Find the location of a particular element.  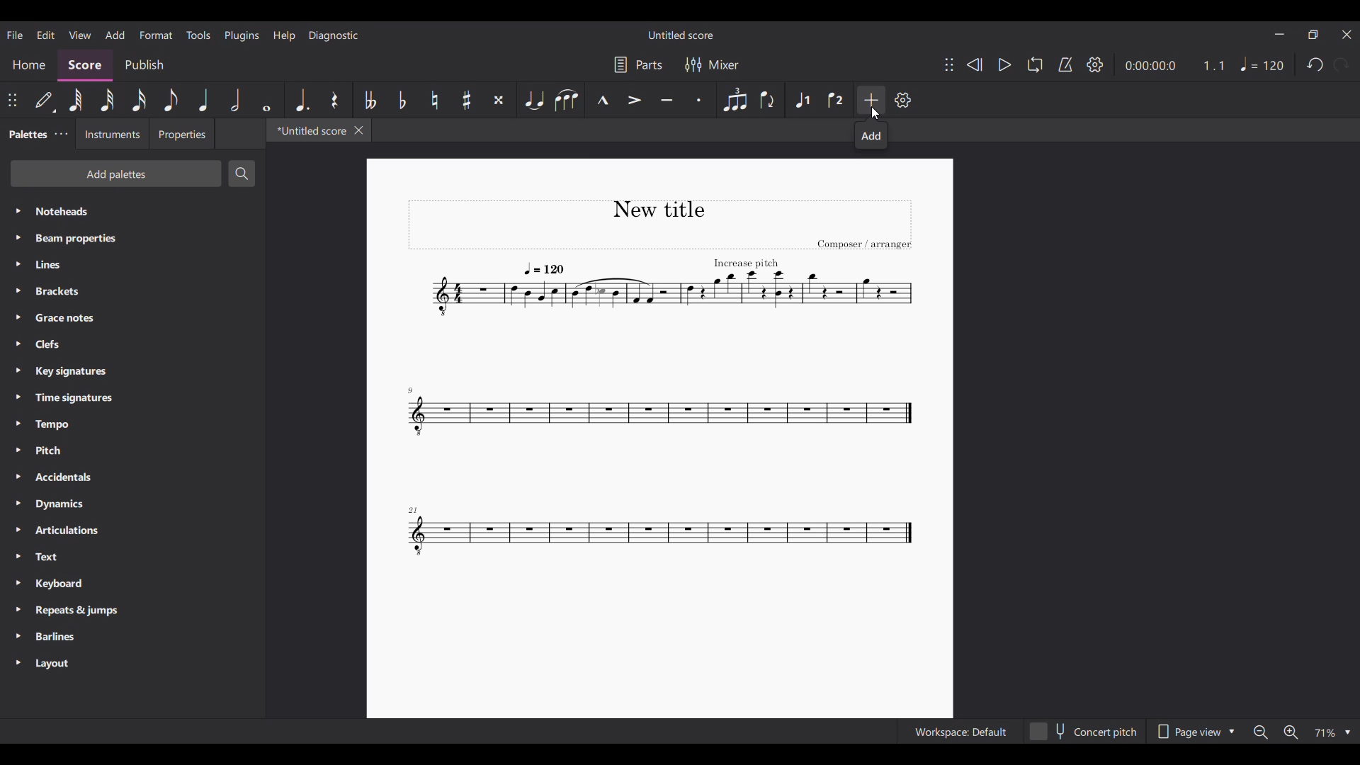

Loop playback is located at coordinates (1035, 64).